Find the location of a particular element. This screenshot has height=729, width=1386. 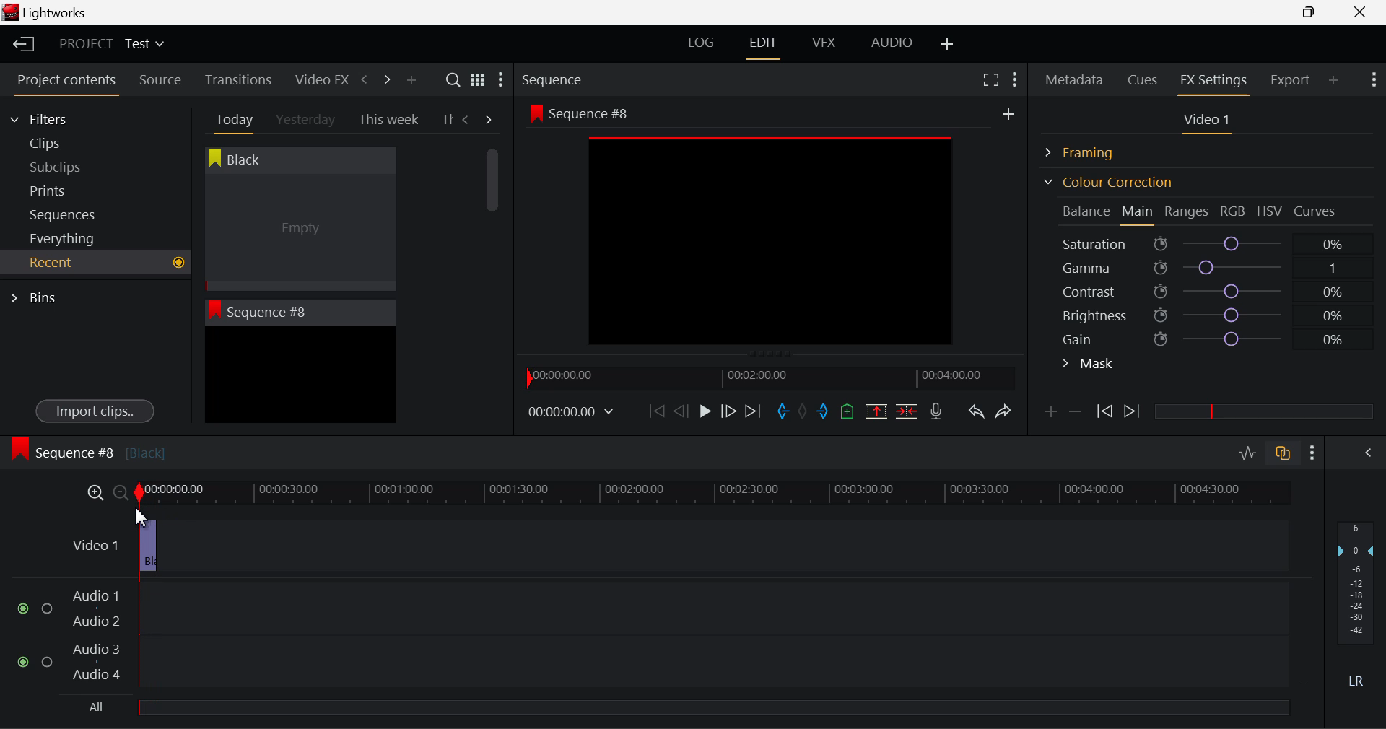

Show Settings is located at coordinates (500, 83).